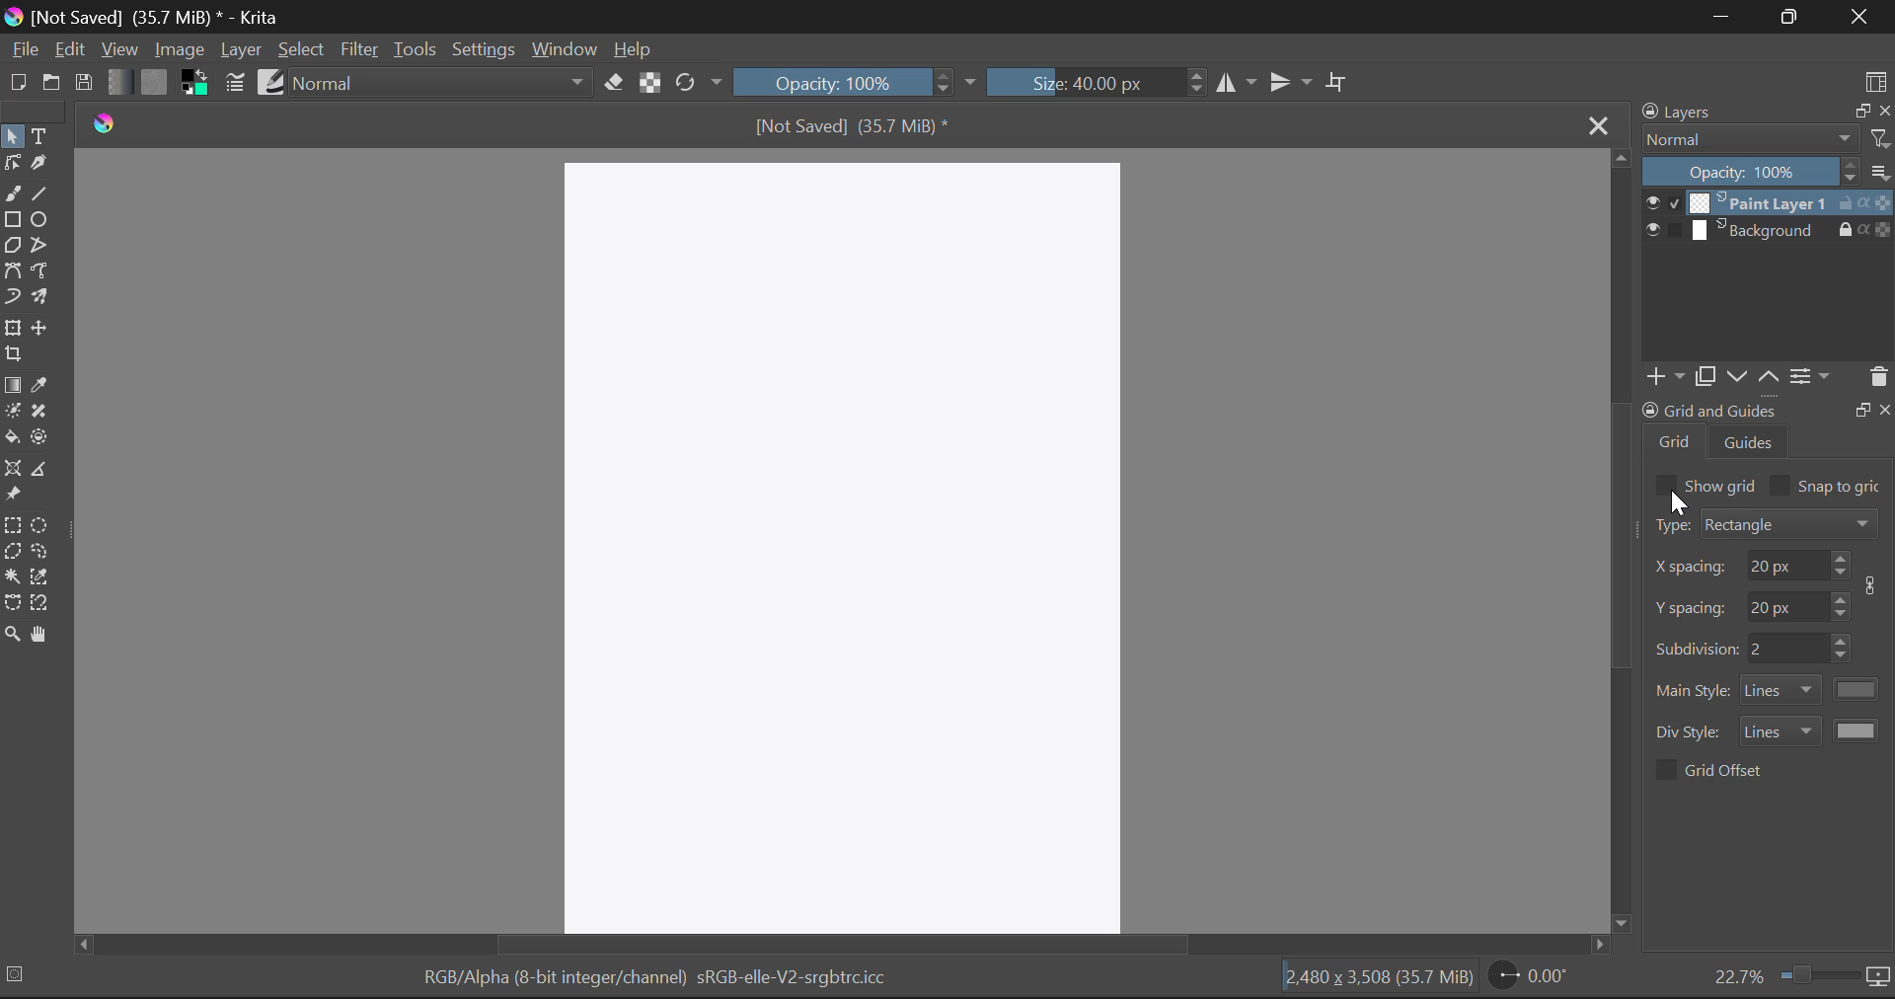 This screenshot has height=999, width=1895. Describe the element at coordinates (42, 168) in the screenshot. I see `Calligraphic Tool` at that location.